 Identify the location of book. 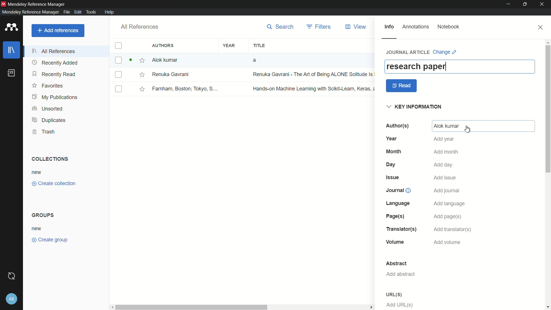
(13, 73).